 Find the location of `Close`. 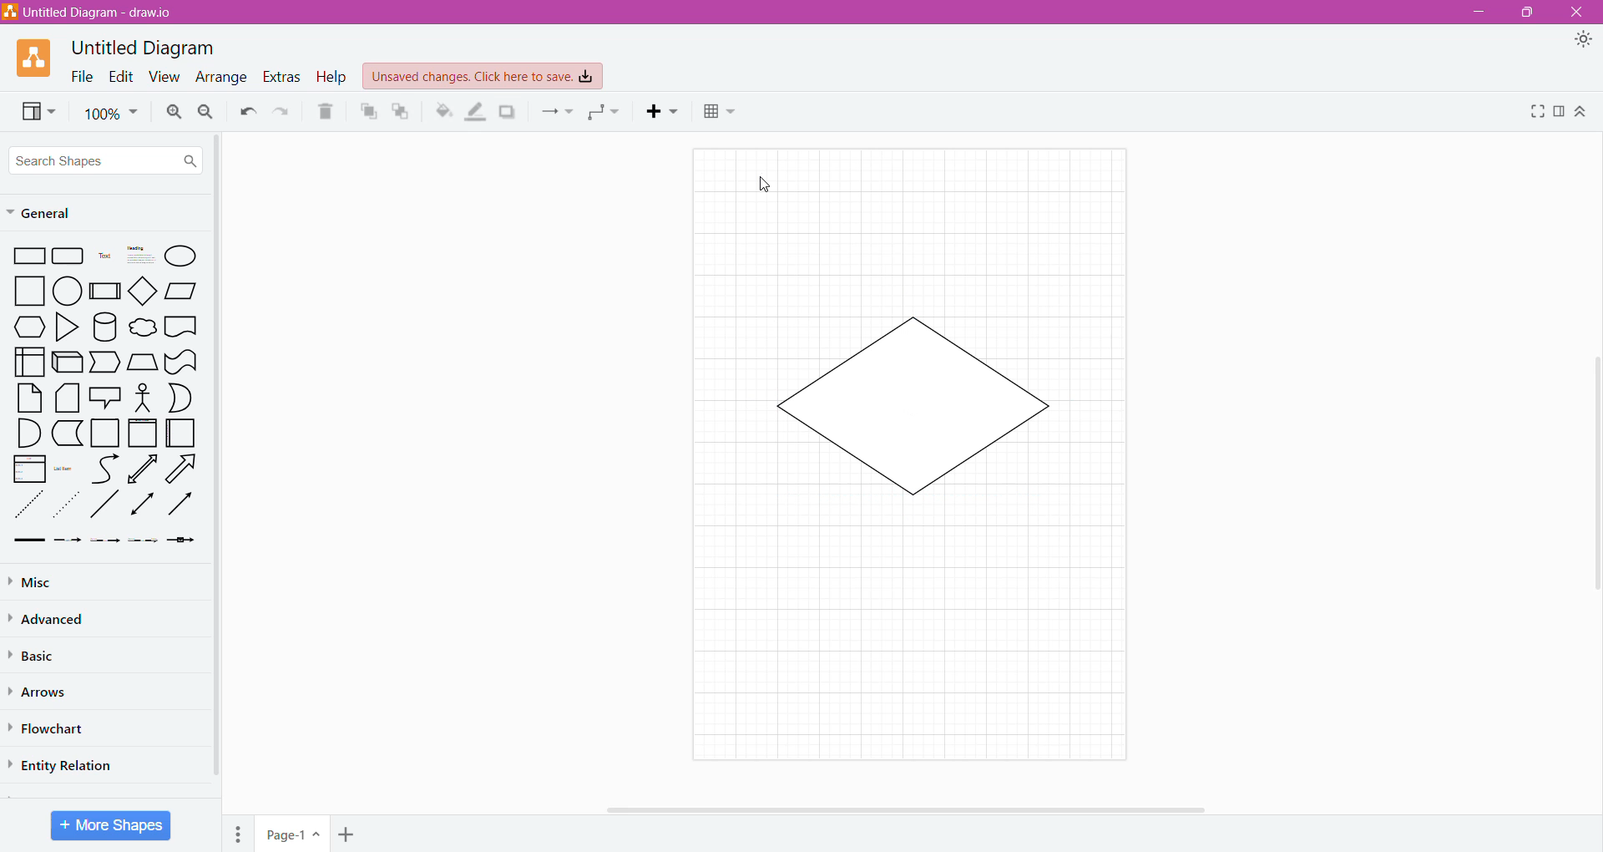

Close is located at coordinates (1579, 13).